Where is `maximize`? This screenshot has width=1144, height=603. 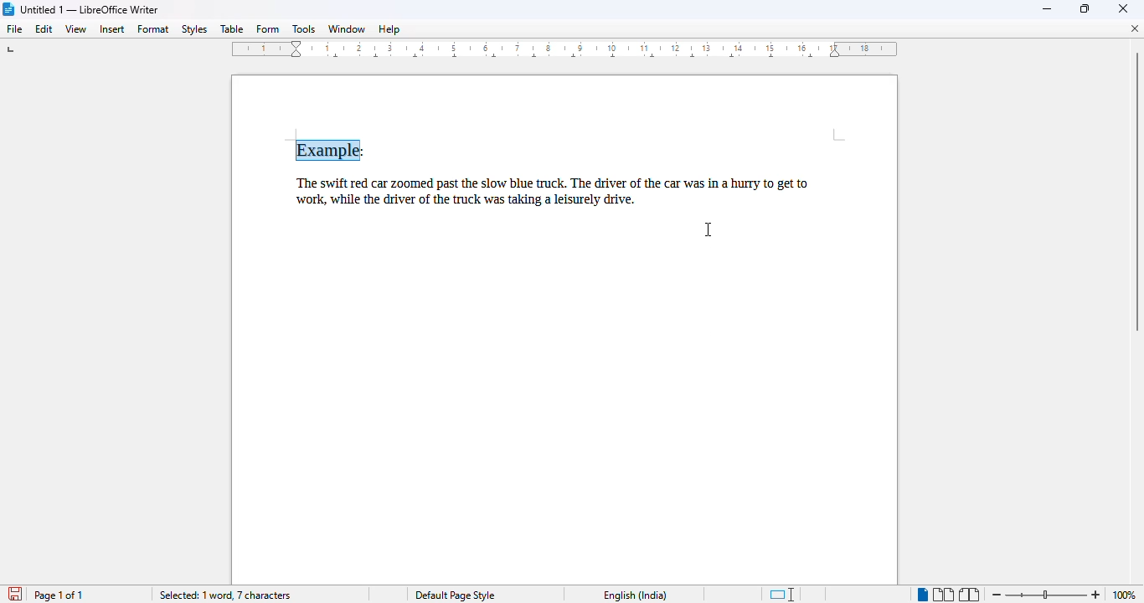 maximize is located at coordinates (1085, 8).